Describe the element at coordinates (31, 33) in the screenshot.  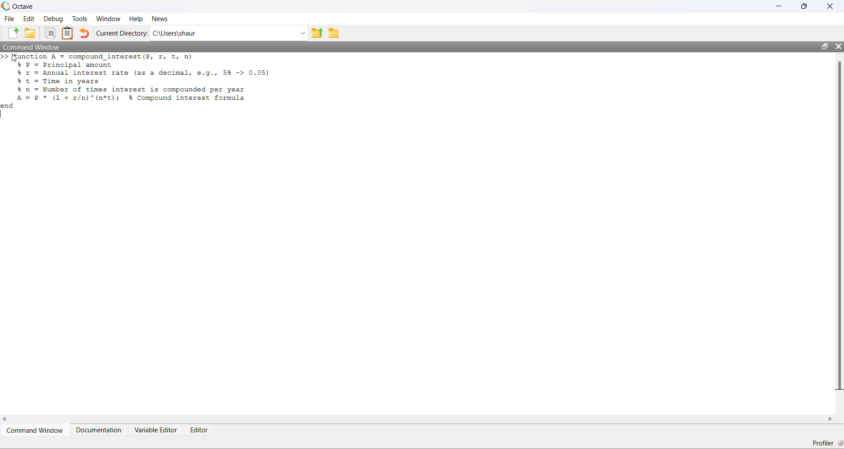
I see `New Folder` at that location.